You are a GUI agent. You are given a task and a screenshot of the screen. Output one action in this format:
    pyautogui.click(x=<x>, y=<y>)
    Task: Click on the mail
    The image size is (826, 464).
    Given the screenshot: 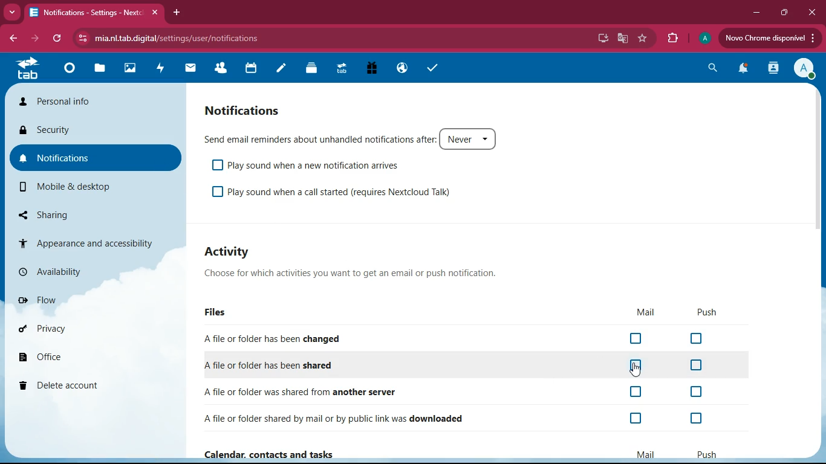 What is the action you would take?
    pyautogui.click(x=639, y=312)
    